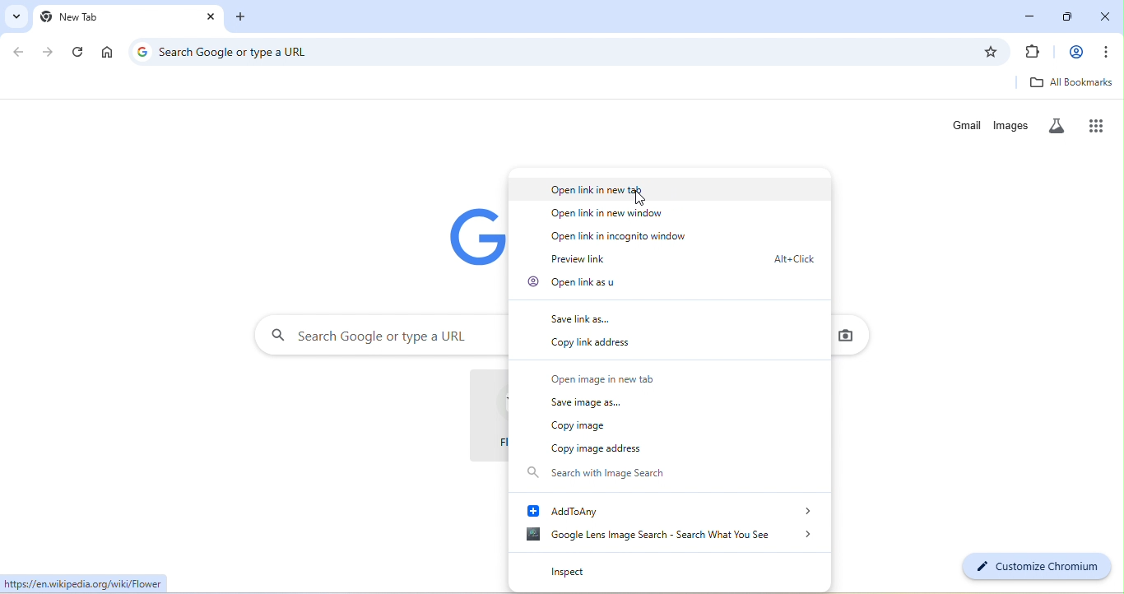 This screenshot has width=1124, height=594. What do you see at coordinates (667, 510) in the screenshot?
I see `add to any` at bounding box center [667, 510].